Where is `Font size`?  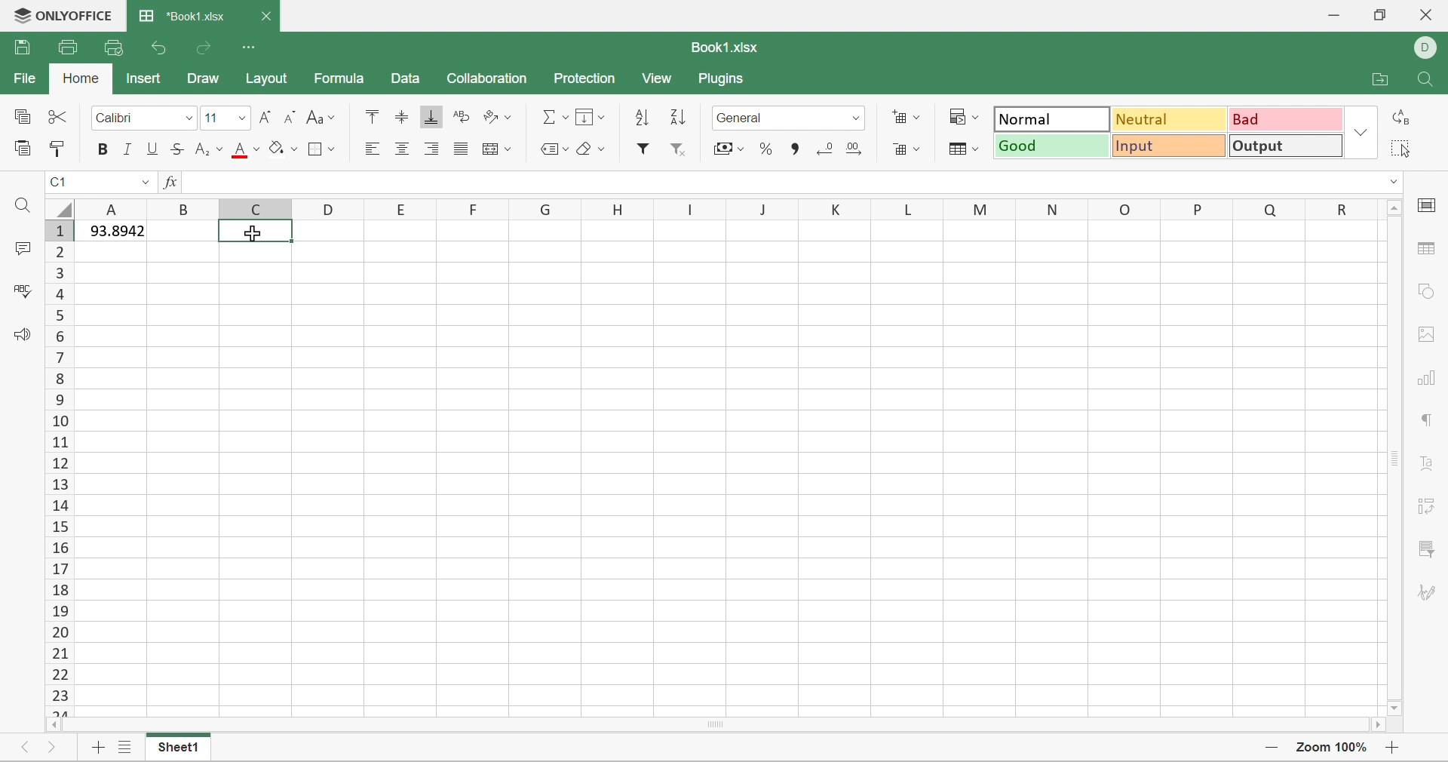
Font size is located at coordinates (212, 118).